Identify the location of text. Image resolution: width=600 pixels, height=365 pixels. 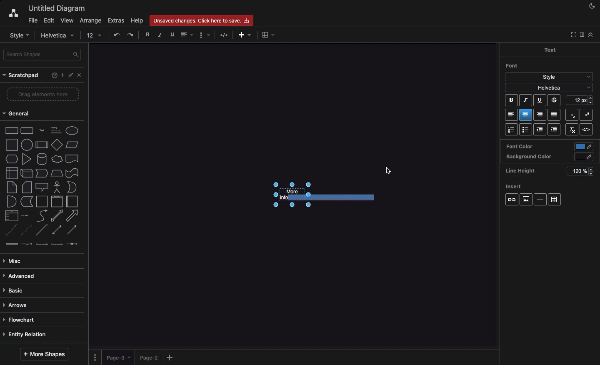
(42, 131).